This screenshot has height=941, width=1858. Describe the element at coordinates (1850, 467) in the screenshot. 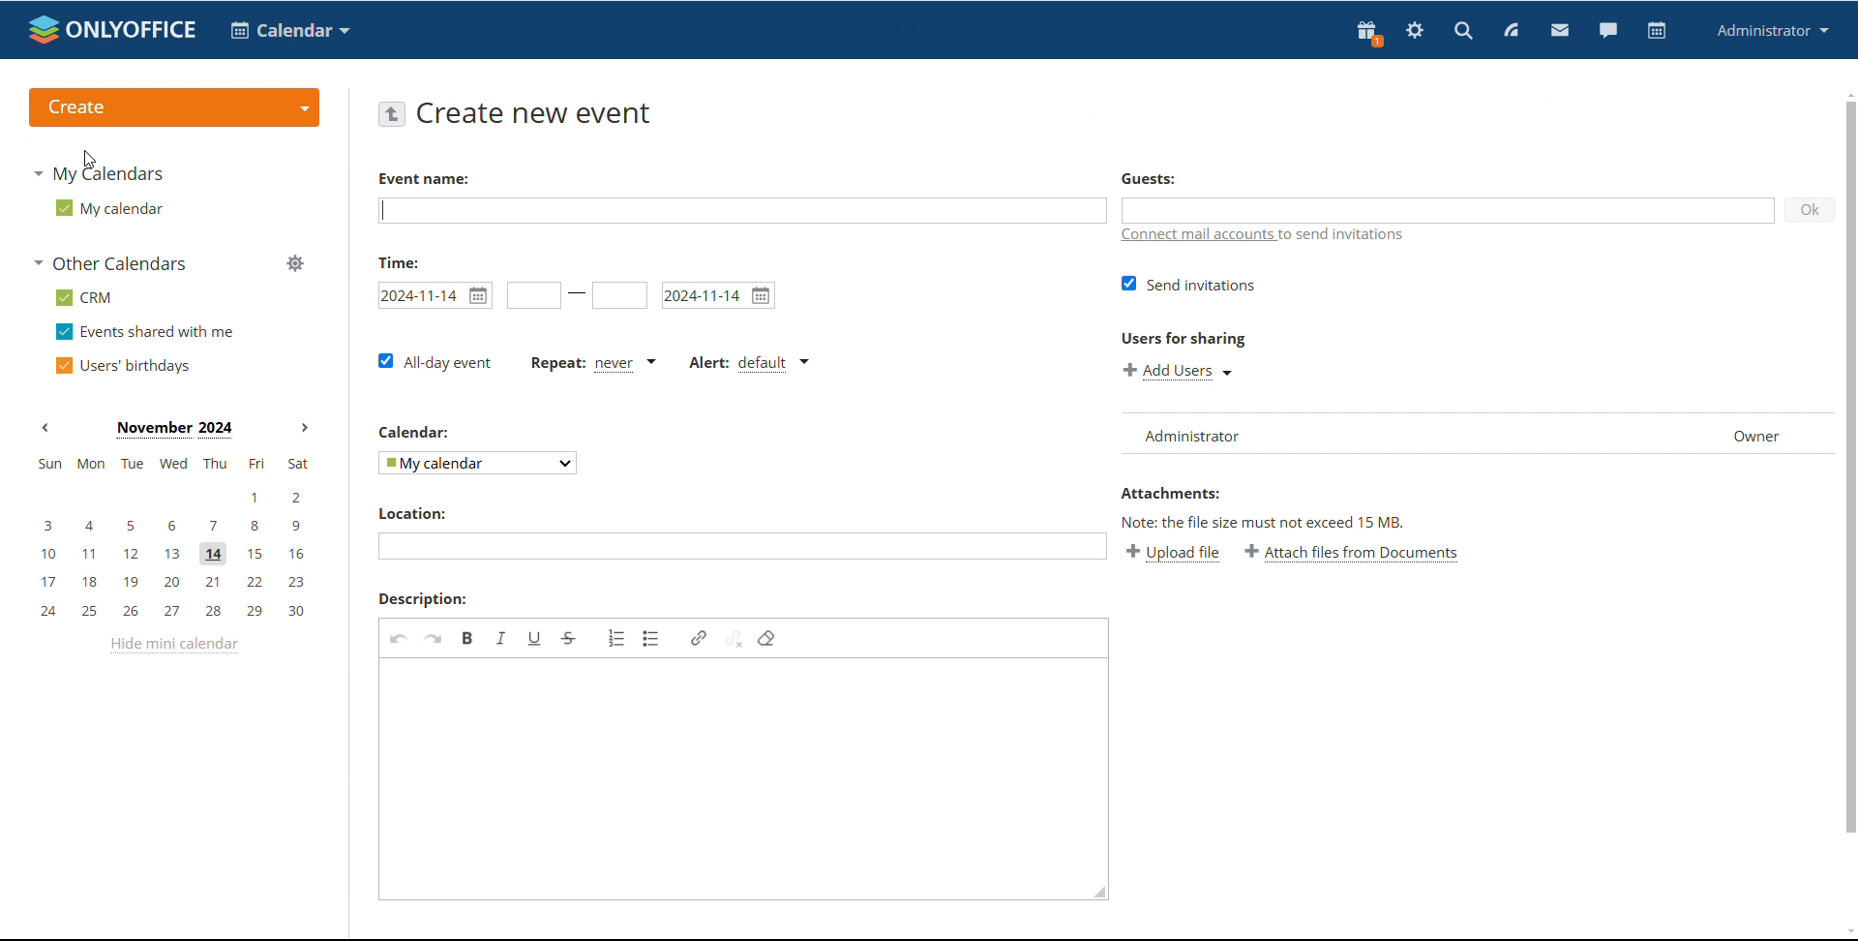

I see `scrollbar` at that location.